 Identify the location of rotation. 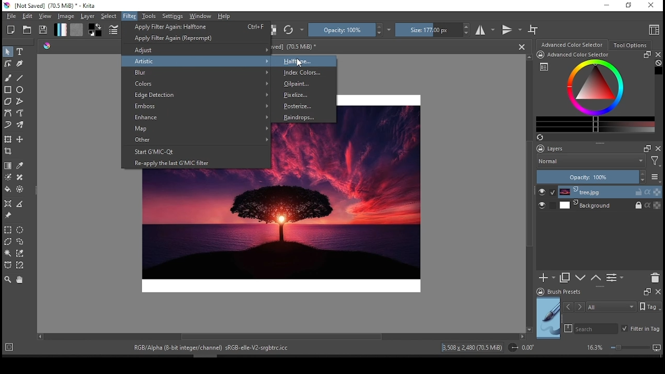
(522, 348).